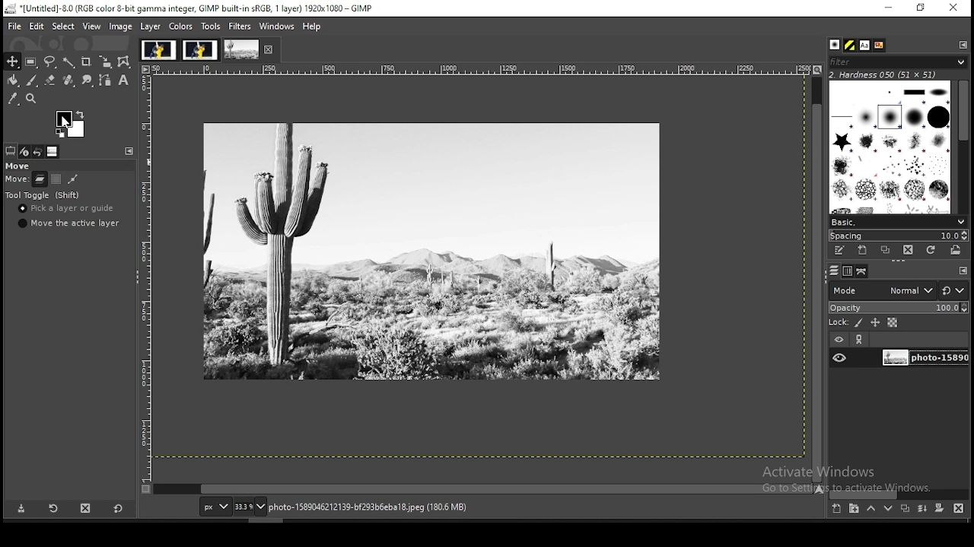 This screenshot has width=974, height=547. What do you see at coordinates (199, 49) in the screenshot?
I see `image` at bounding box center [199, 49].